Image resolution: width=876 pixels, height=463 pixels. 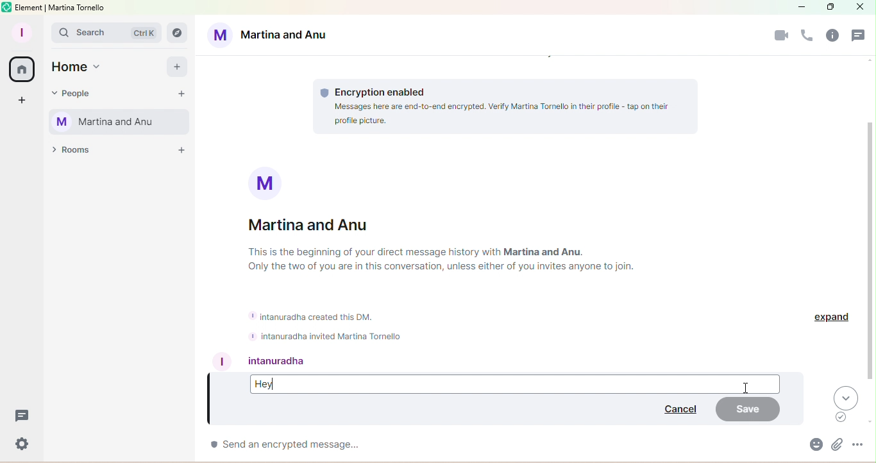 I want to click on Only the two of you are in this conversation, unless either of you invites anyone to join., so click(x=452, y=268).